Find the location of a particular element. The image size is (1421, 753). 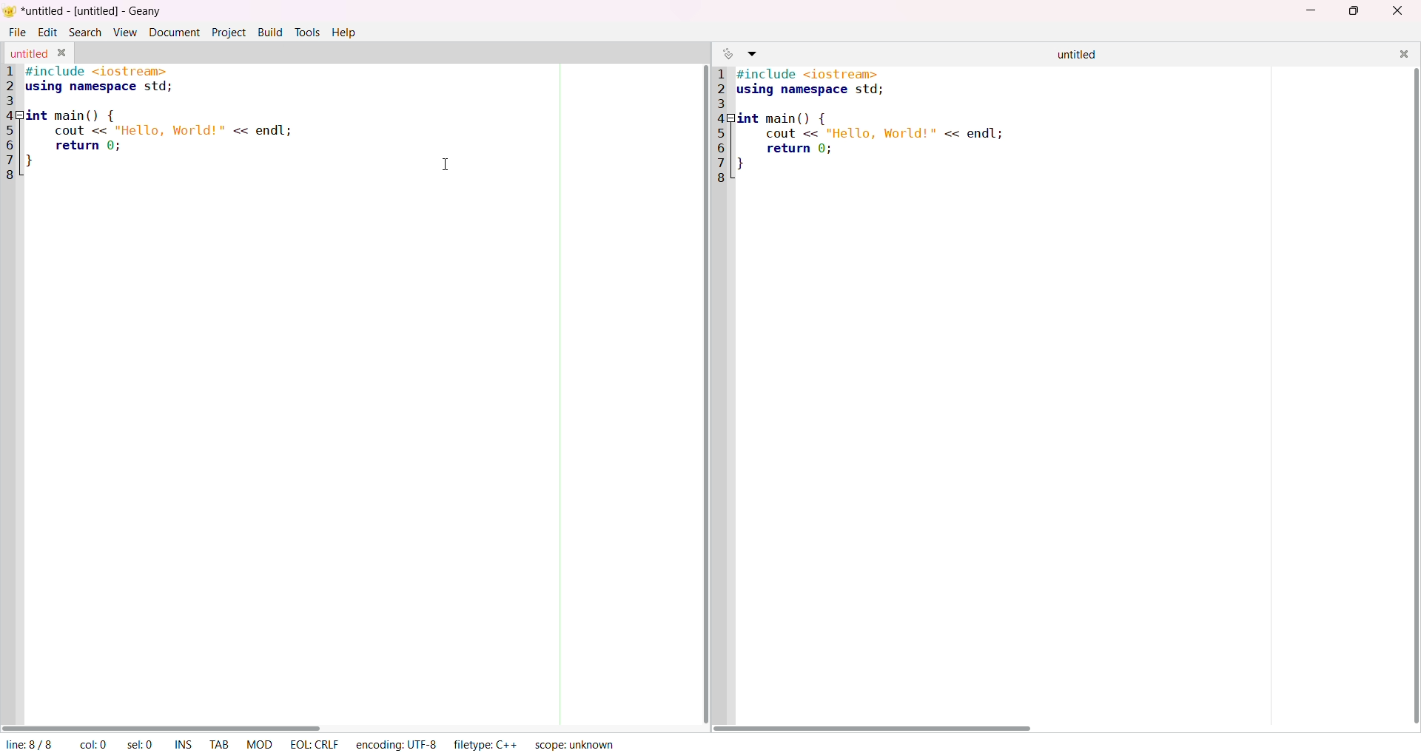

maximize is located at coordinates (1356, 13).